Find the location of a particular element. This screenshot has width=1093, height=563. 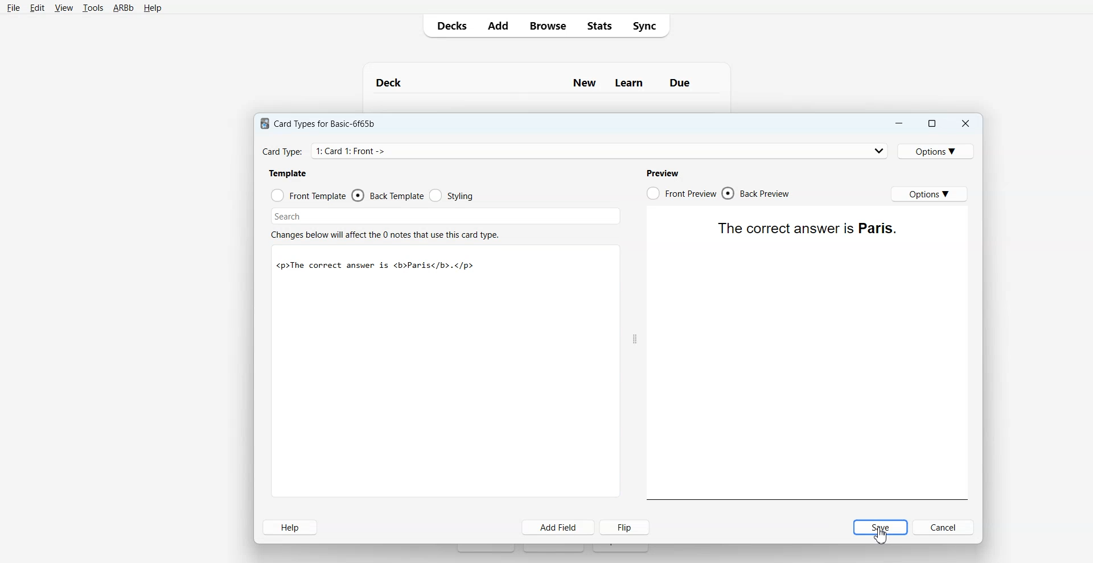

Options is located at coordinates (930, 194).